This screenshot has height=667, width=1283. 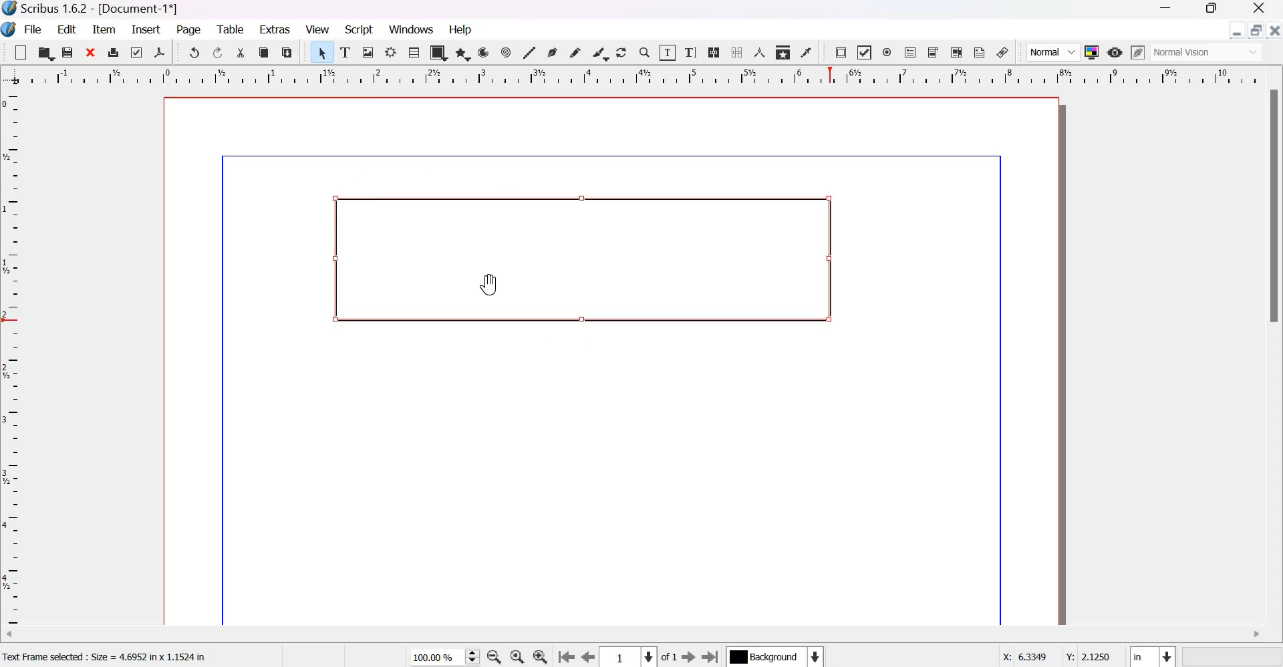 What do you see at coordinates (346, 50) in the screenshot?
I see `text frame` at bounding box center [346, 50].